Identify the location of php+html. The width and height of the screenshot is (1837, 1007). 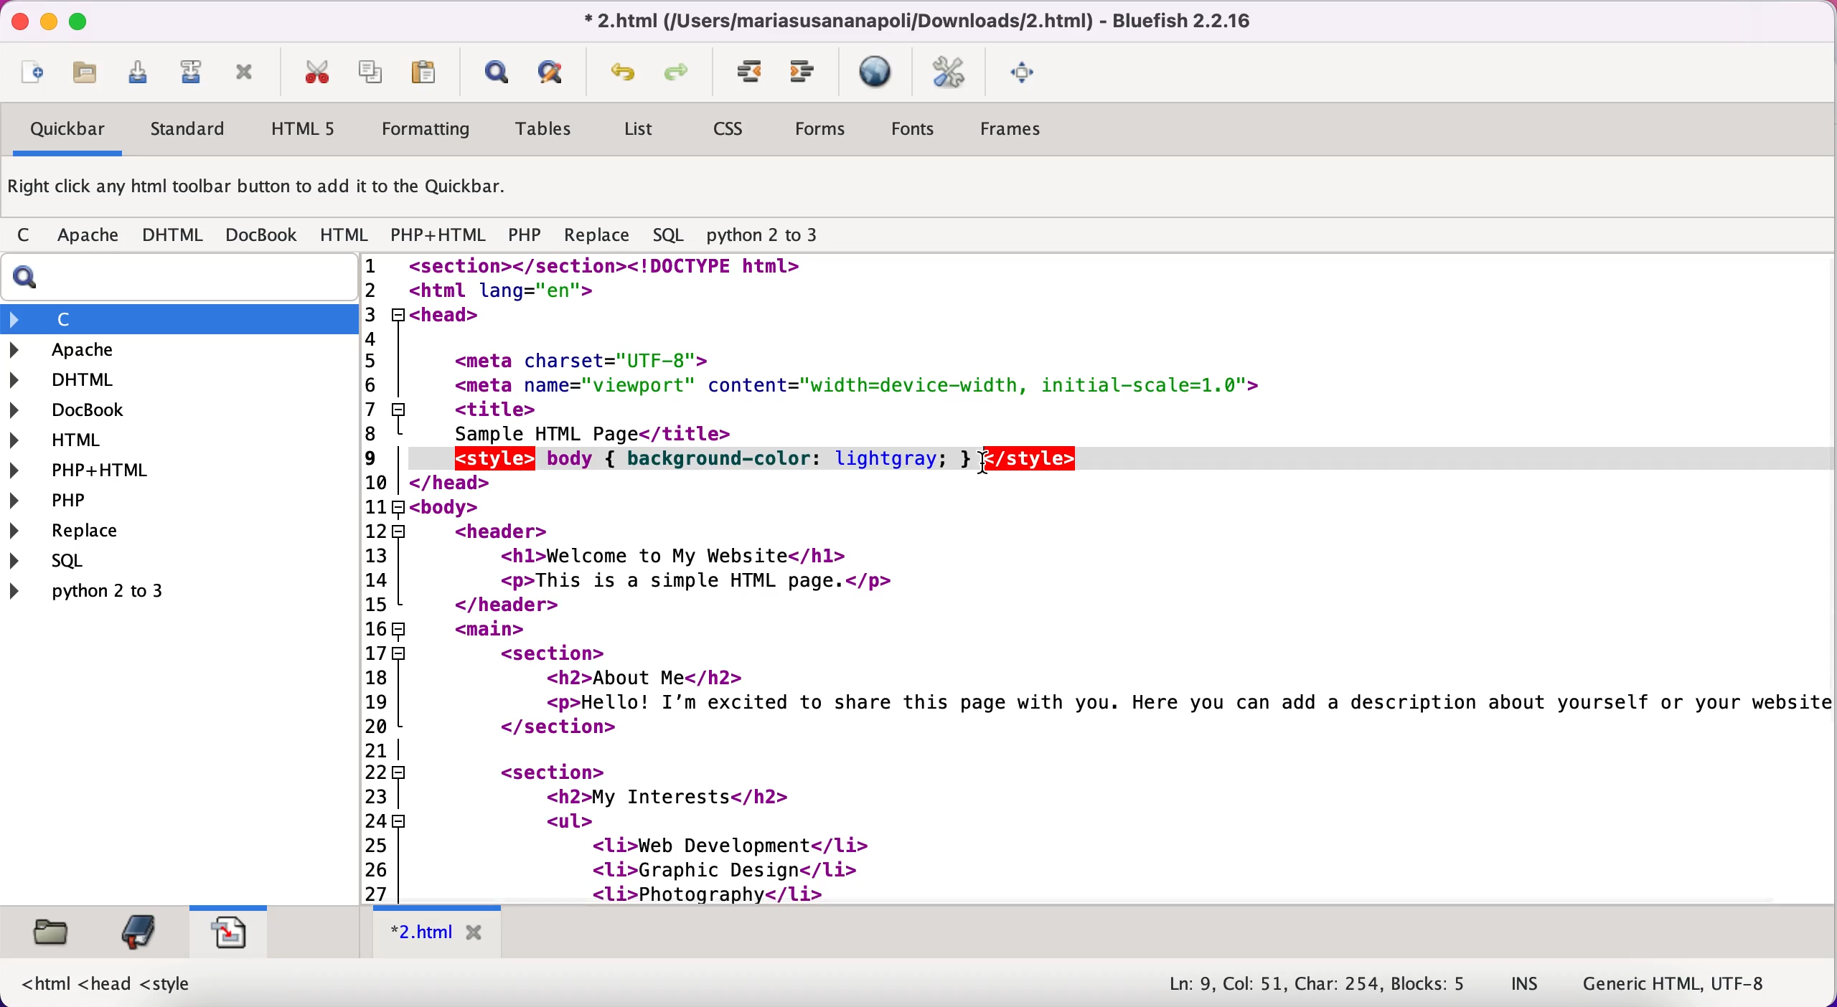
(441, 237).